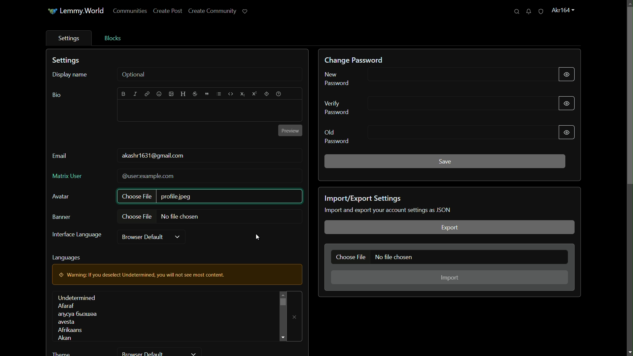 The width and height of the screenshot is (633, 356). What do you see at coordinates (351, 257) in the screenshot?
I see `choose file` at bounding box center [351, 257].